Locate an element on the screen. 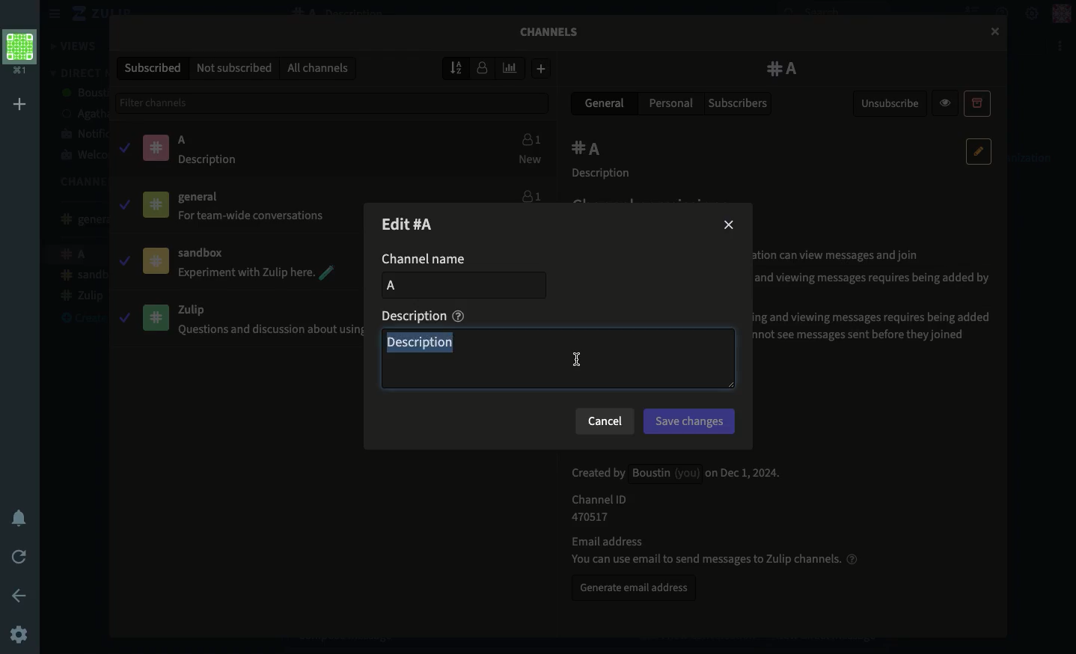 Image resolution: width=1076 pixels, height=654 pixels. Unsubscribe  is located at coordinates (891, 104).